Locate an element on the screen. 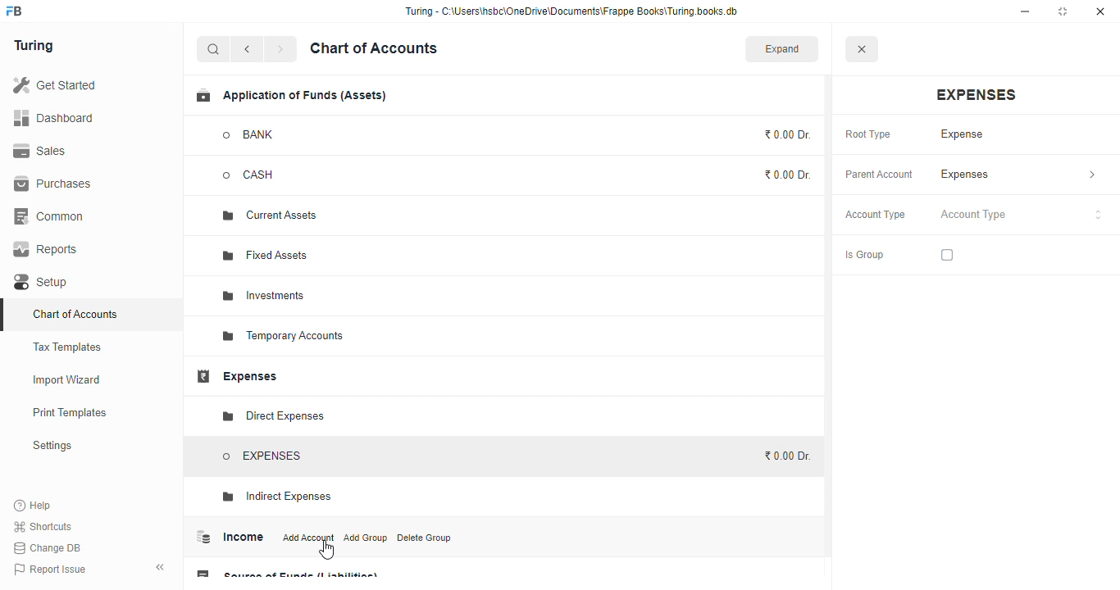 The width and height of the screenshot is (1120, 590). turing is located at coordinates (33, 46).